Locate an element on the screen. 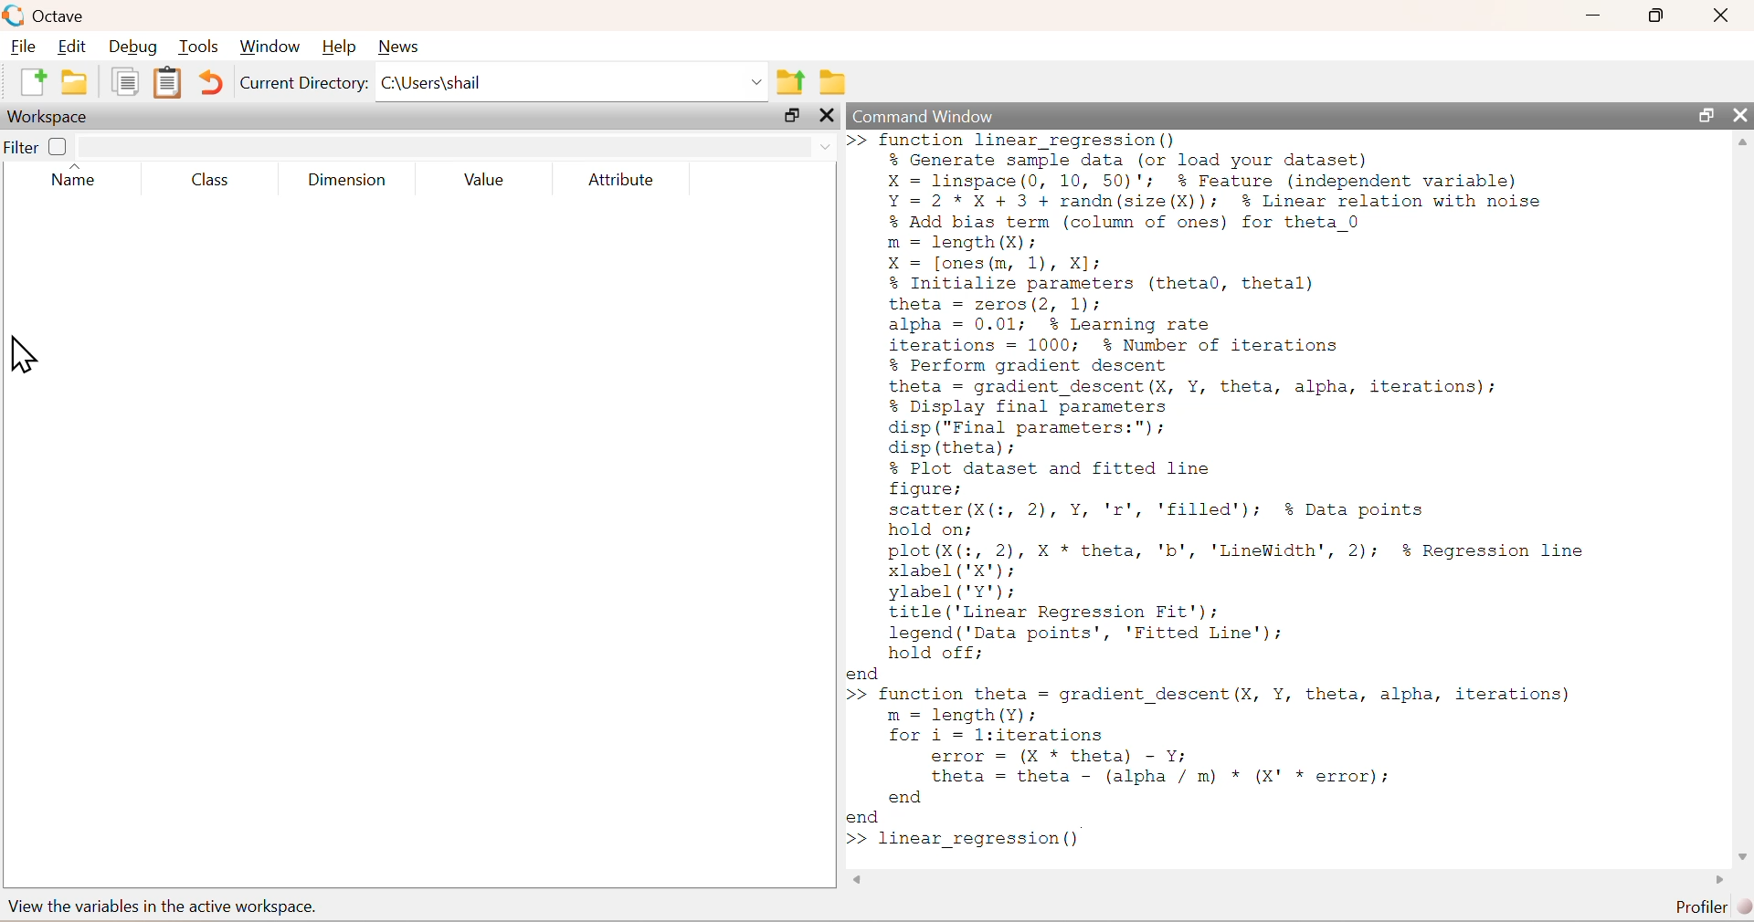 The image size is (1754, 922). scroll left is located at coordinates (1716, 880).